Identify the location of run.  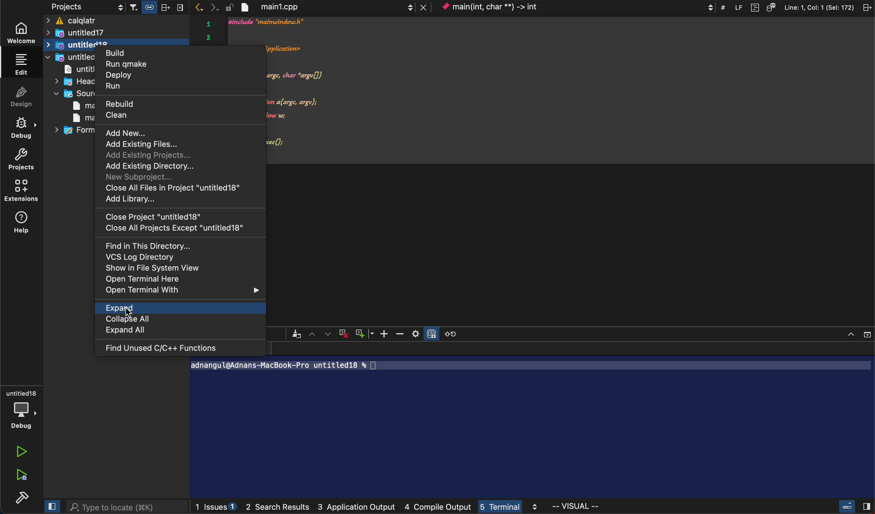
(125, 87).